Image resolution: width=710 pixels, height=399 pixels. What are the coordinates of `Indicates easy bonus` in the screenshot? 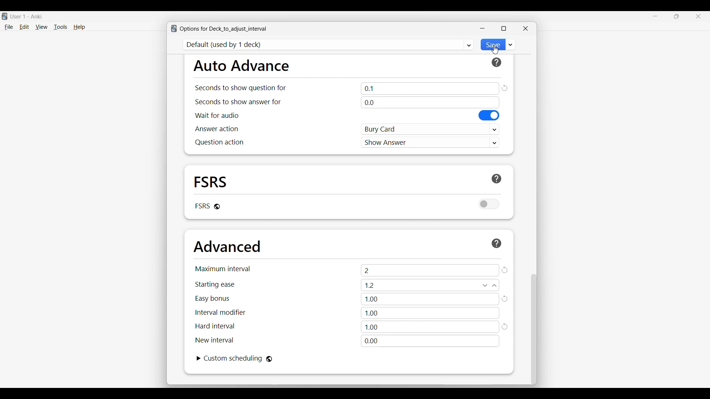 It's located at (213, 299).